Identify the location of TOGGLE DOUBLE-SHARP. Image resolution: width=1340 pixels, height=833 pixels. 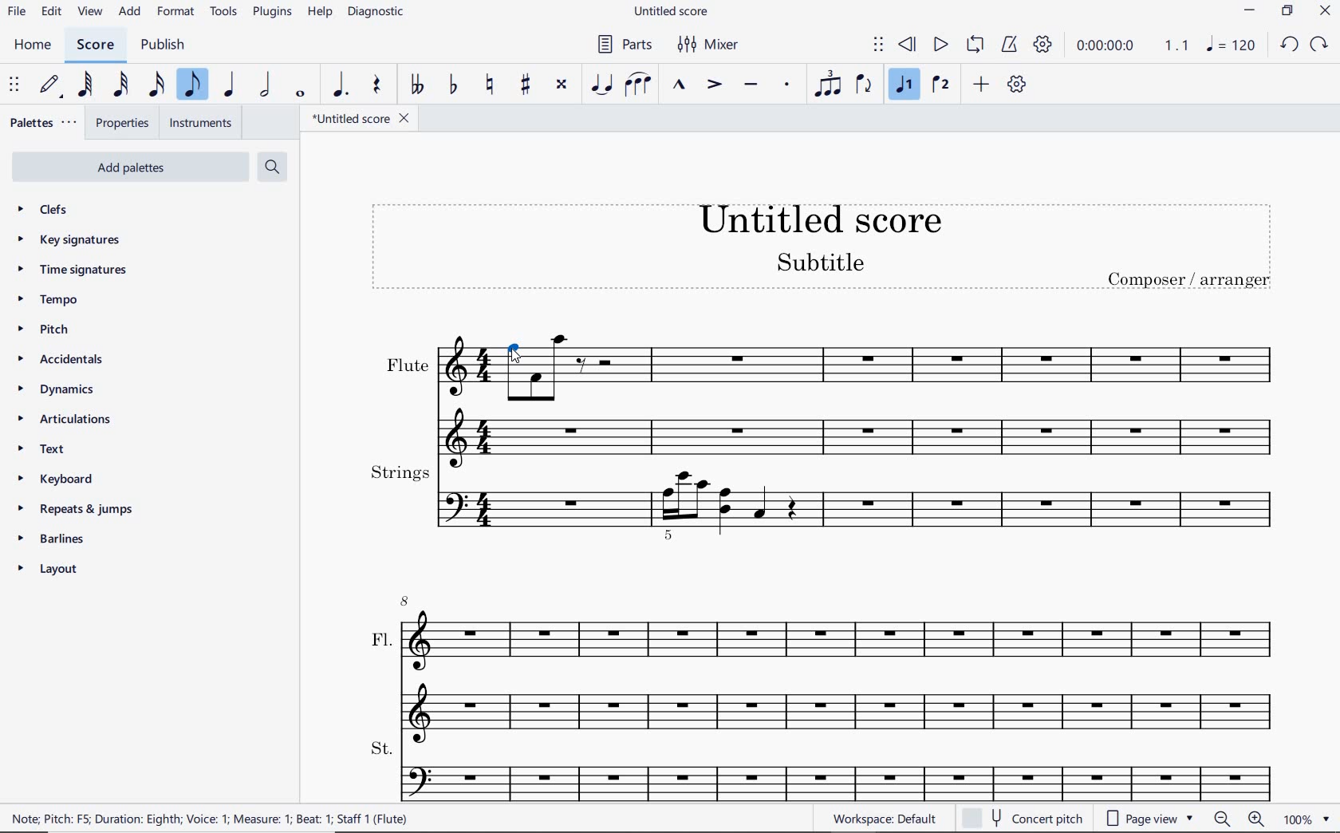
(562, 85).